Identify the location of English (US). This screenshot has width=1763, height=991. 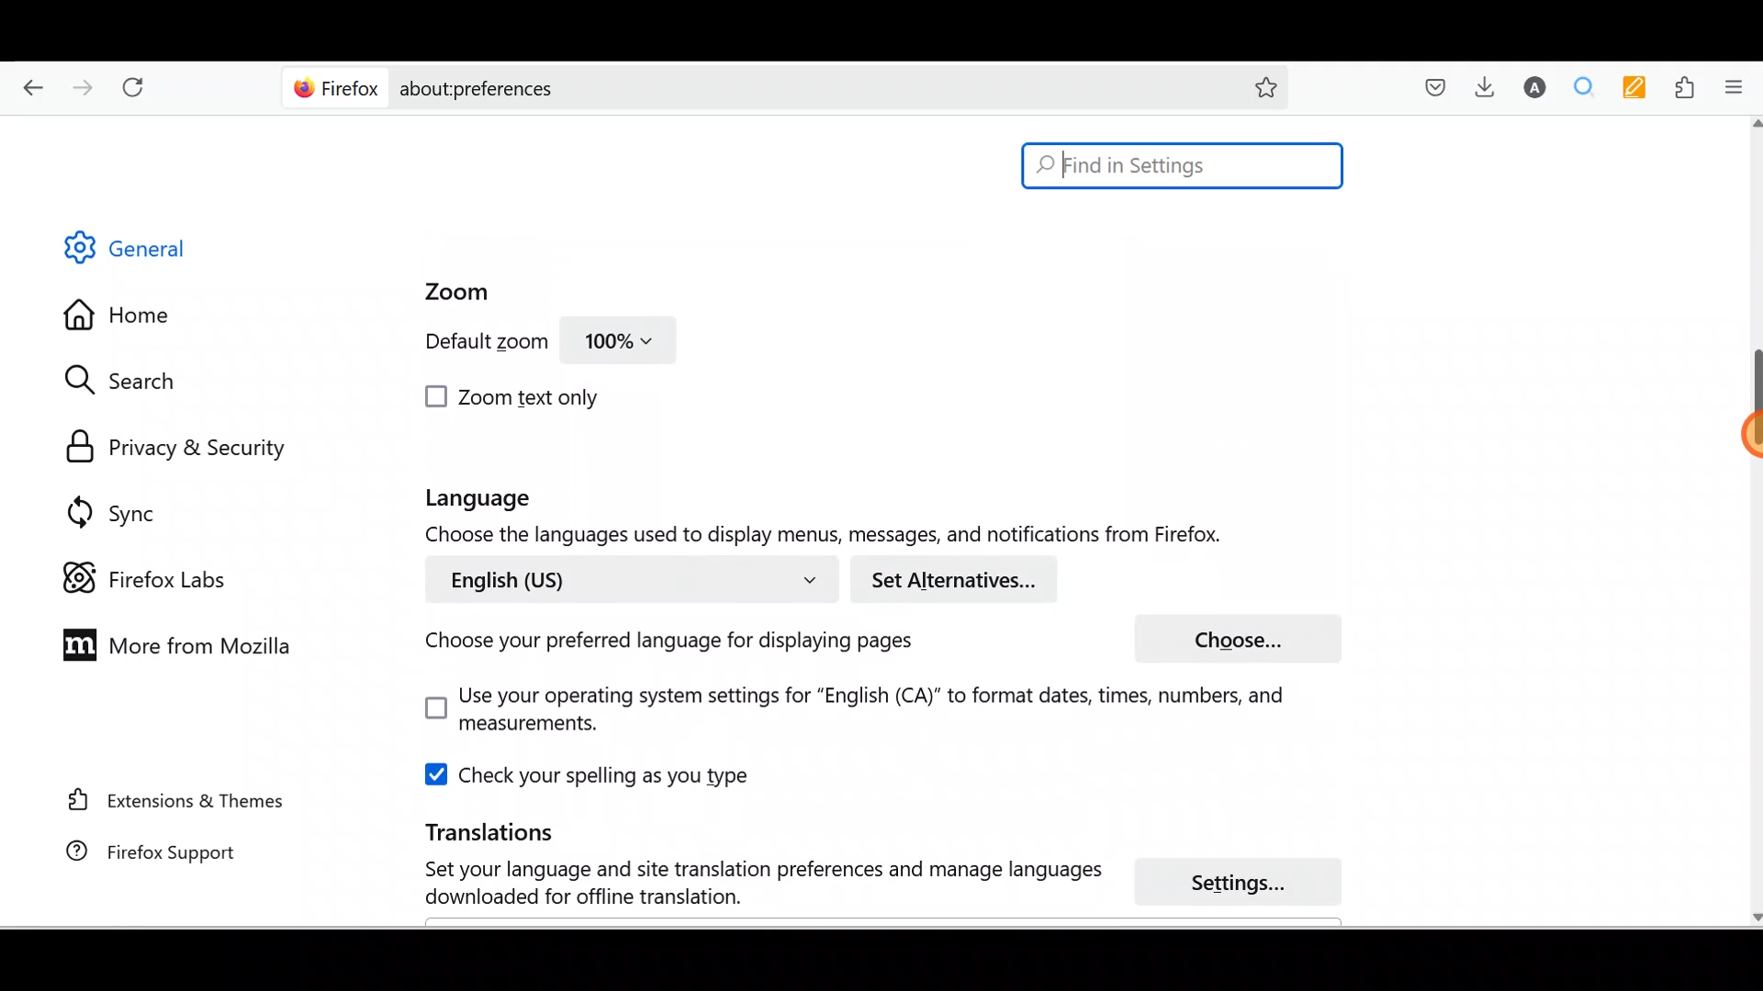
(627, 578).